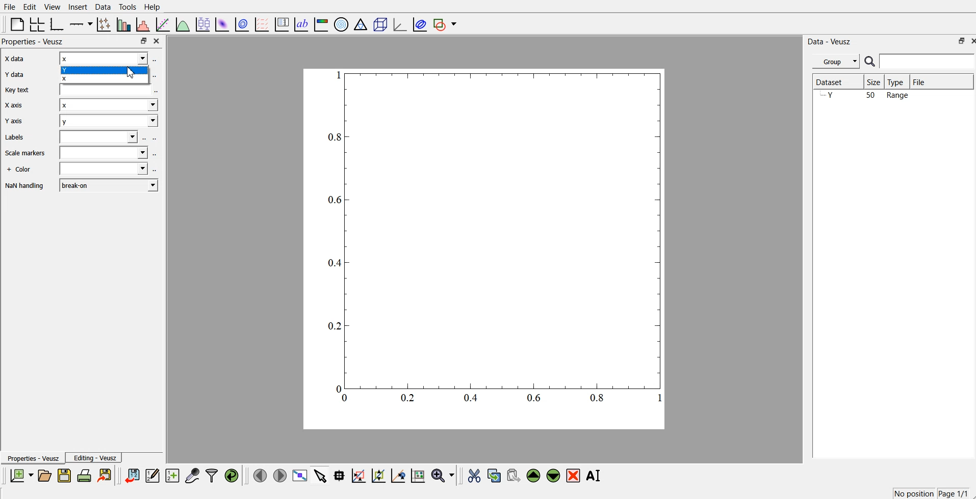 This screenshot has height=499, width=976. Describe the element at coordinates (184, 23) in the screenshot. I see `plot a function` at that location.